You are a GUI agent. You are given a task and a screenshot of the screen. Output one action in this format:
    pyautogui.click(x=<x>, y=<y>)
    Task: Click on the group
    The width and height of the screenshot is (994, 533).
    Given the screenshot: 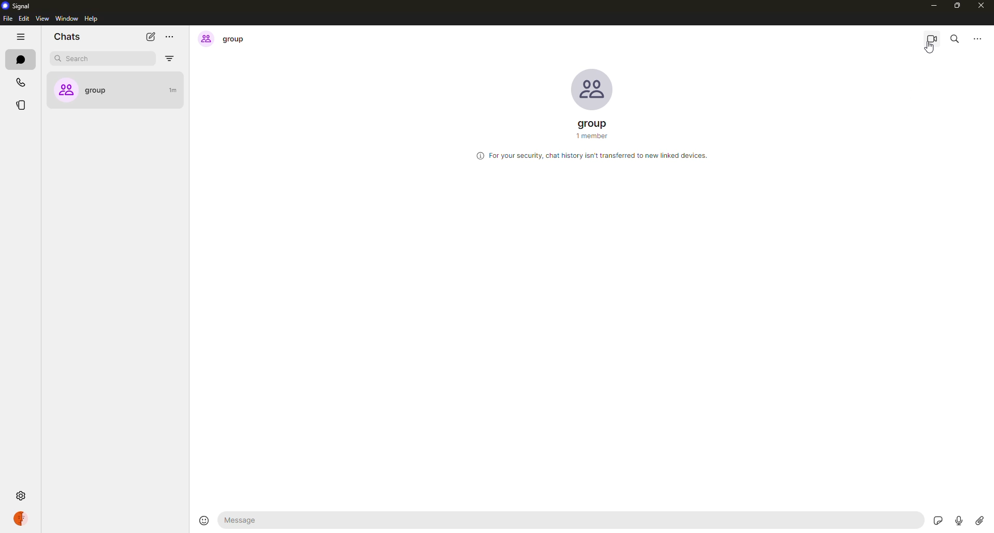 What is the action you would take?
    pyautogui.click(x=224, y=38)
    